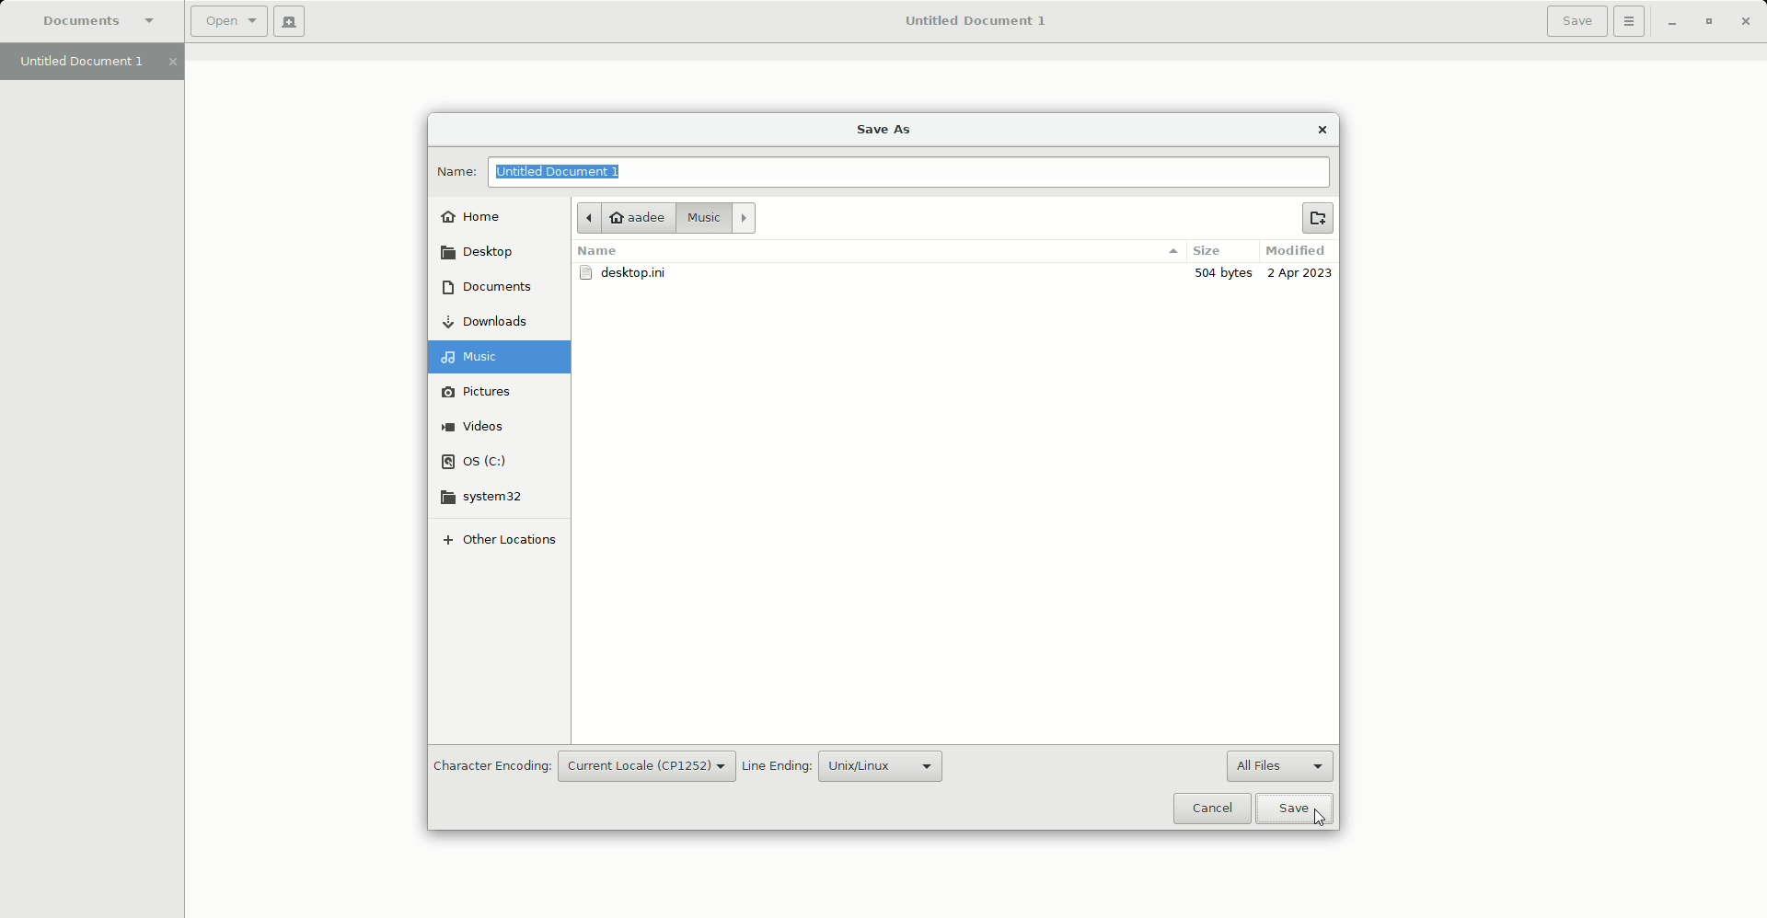 The height and width of the screenshot is (918, 1767). I want to click on aadee, so click(625, 216).